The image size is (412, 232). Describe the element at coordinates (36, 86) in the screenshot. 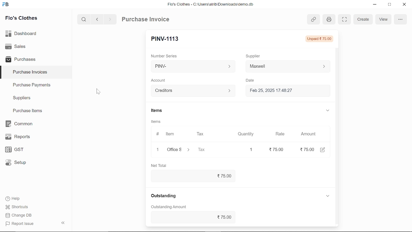

I see `Purchase Payments` at that location.